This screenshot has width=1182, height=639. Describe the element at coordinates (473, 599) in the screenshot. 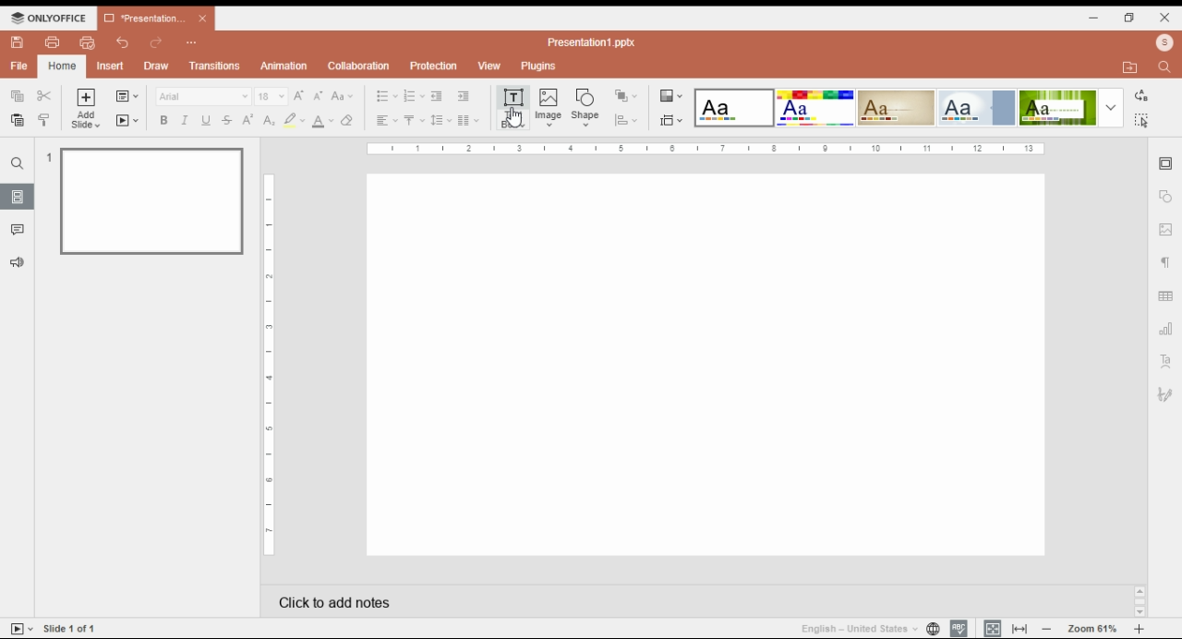

I see `click to add notes` at that location.